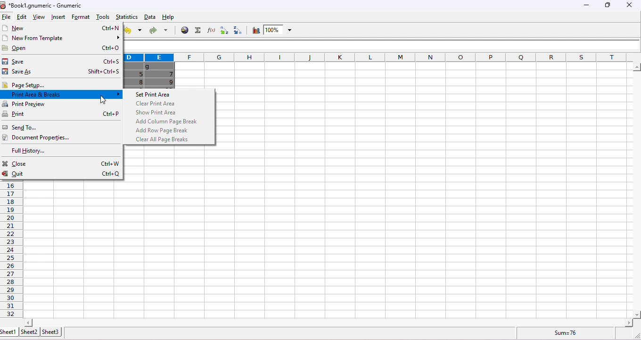 Image resolution: width=641 pixels, height=340 pixels. Describe the element at coordinates (172, 18) in the screenshot. I see `help` at that location.